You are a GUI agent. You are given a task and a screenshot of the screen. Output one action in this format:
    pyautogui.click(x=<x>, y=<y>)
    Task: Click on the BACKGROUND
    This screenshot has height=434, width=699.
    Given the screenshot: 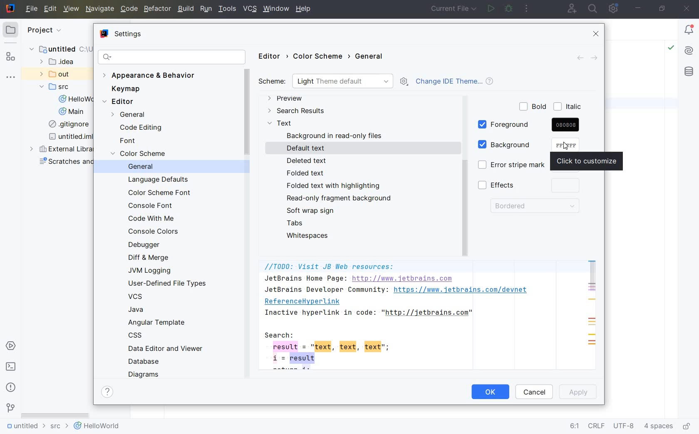 What is the action you would take?
    pyautogui.click(x=336, y=136)
    